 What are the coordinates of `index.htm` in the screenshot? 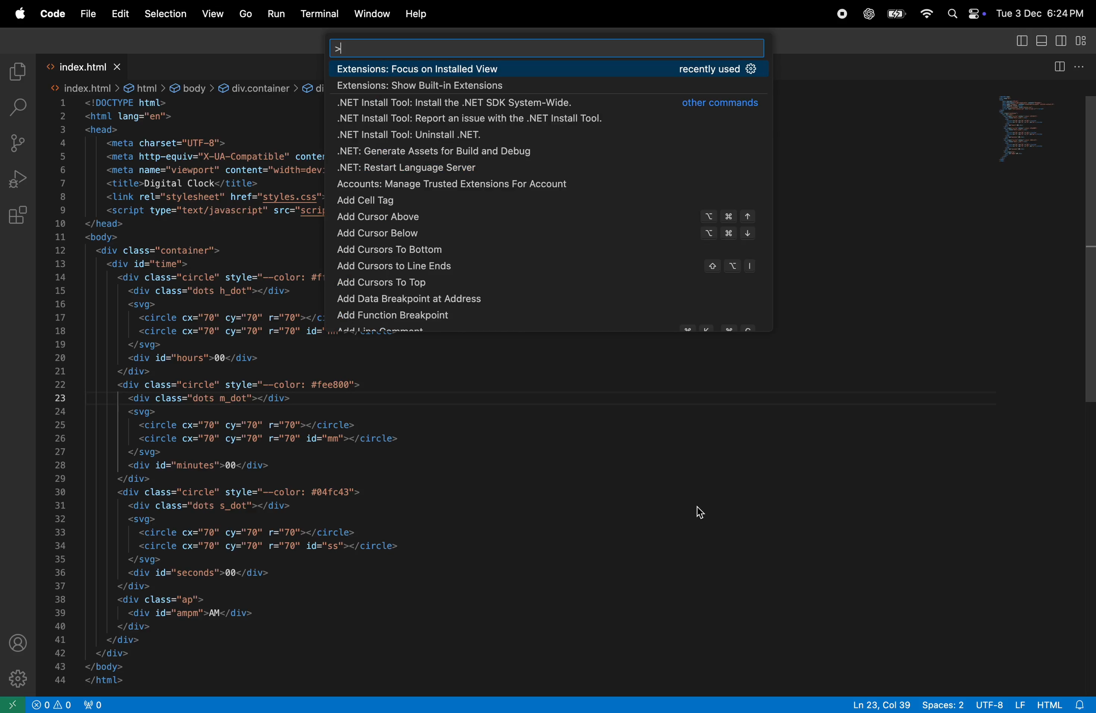 It's located at (82, 88).